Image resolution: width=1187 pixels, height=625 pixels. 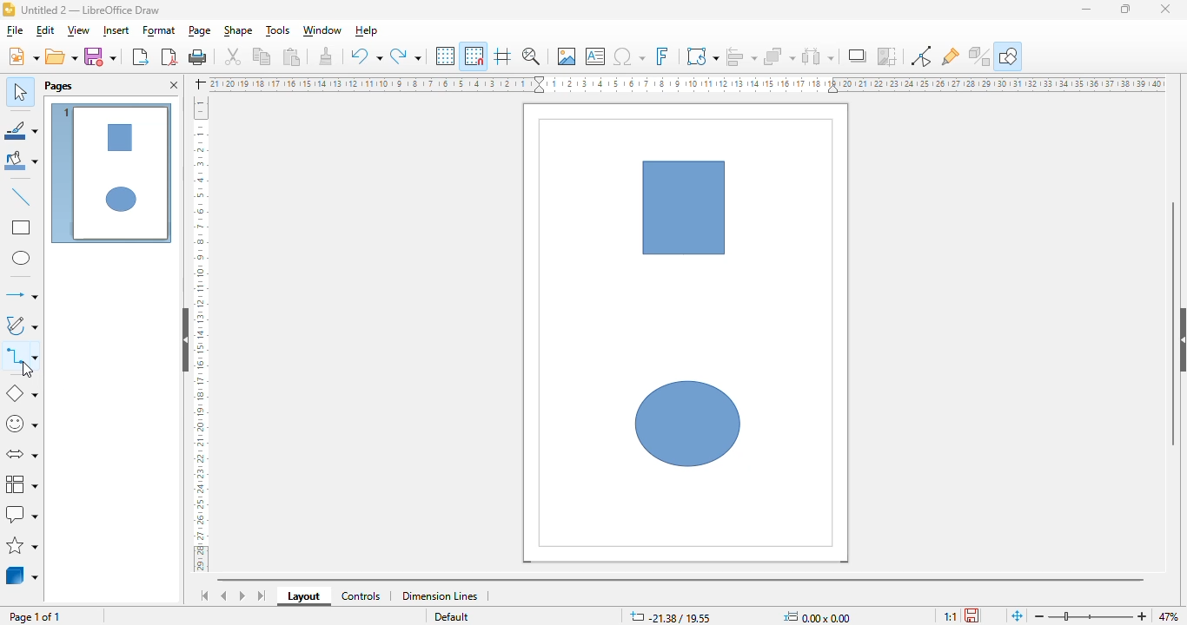 What do you see at coordinates (440, 595) in the screenshot?
I see `dimension lines` at bounding box center [440, 595].